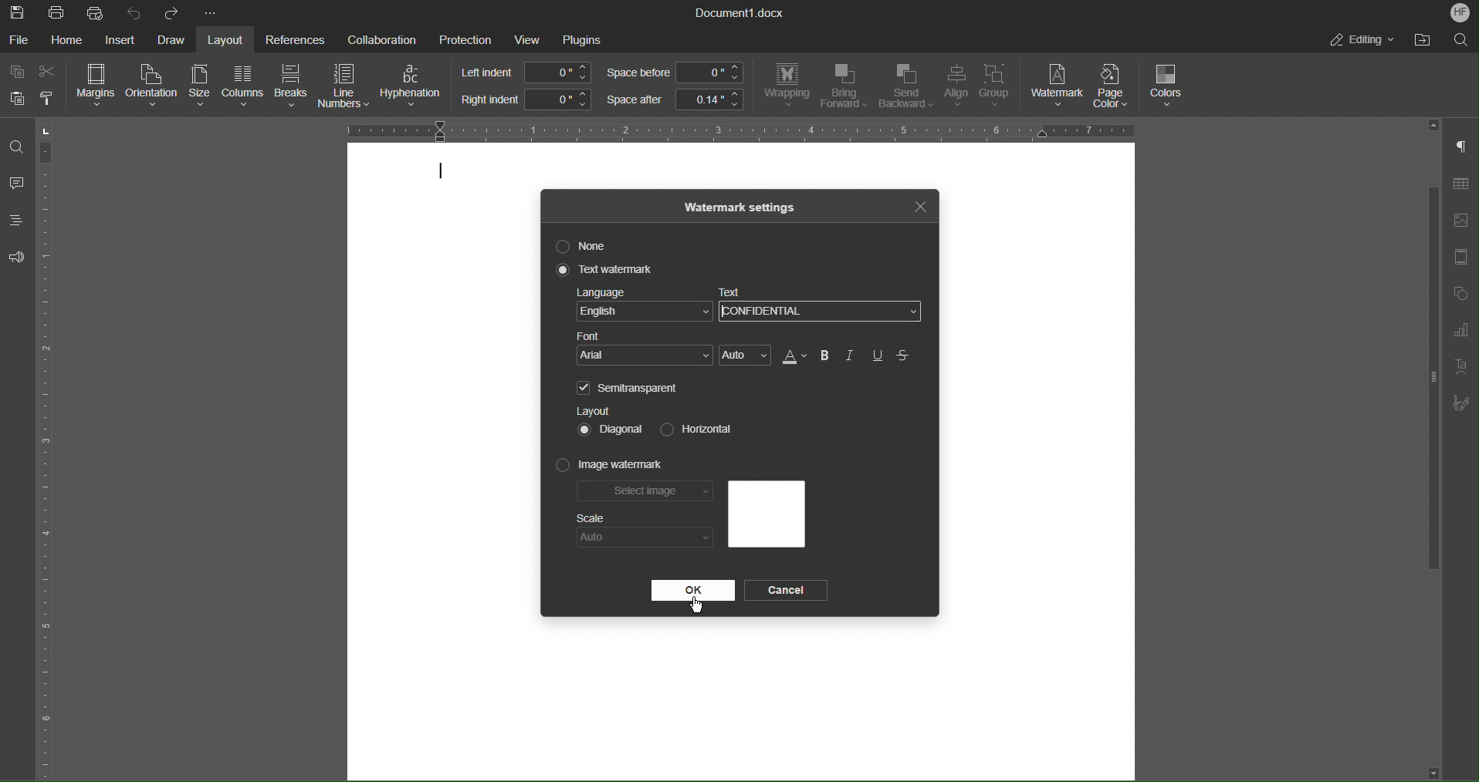 The height and width of the screenshot is (782, 1479). I want to click on Editing, so click(1361, 39).